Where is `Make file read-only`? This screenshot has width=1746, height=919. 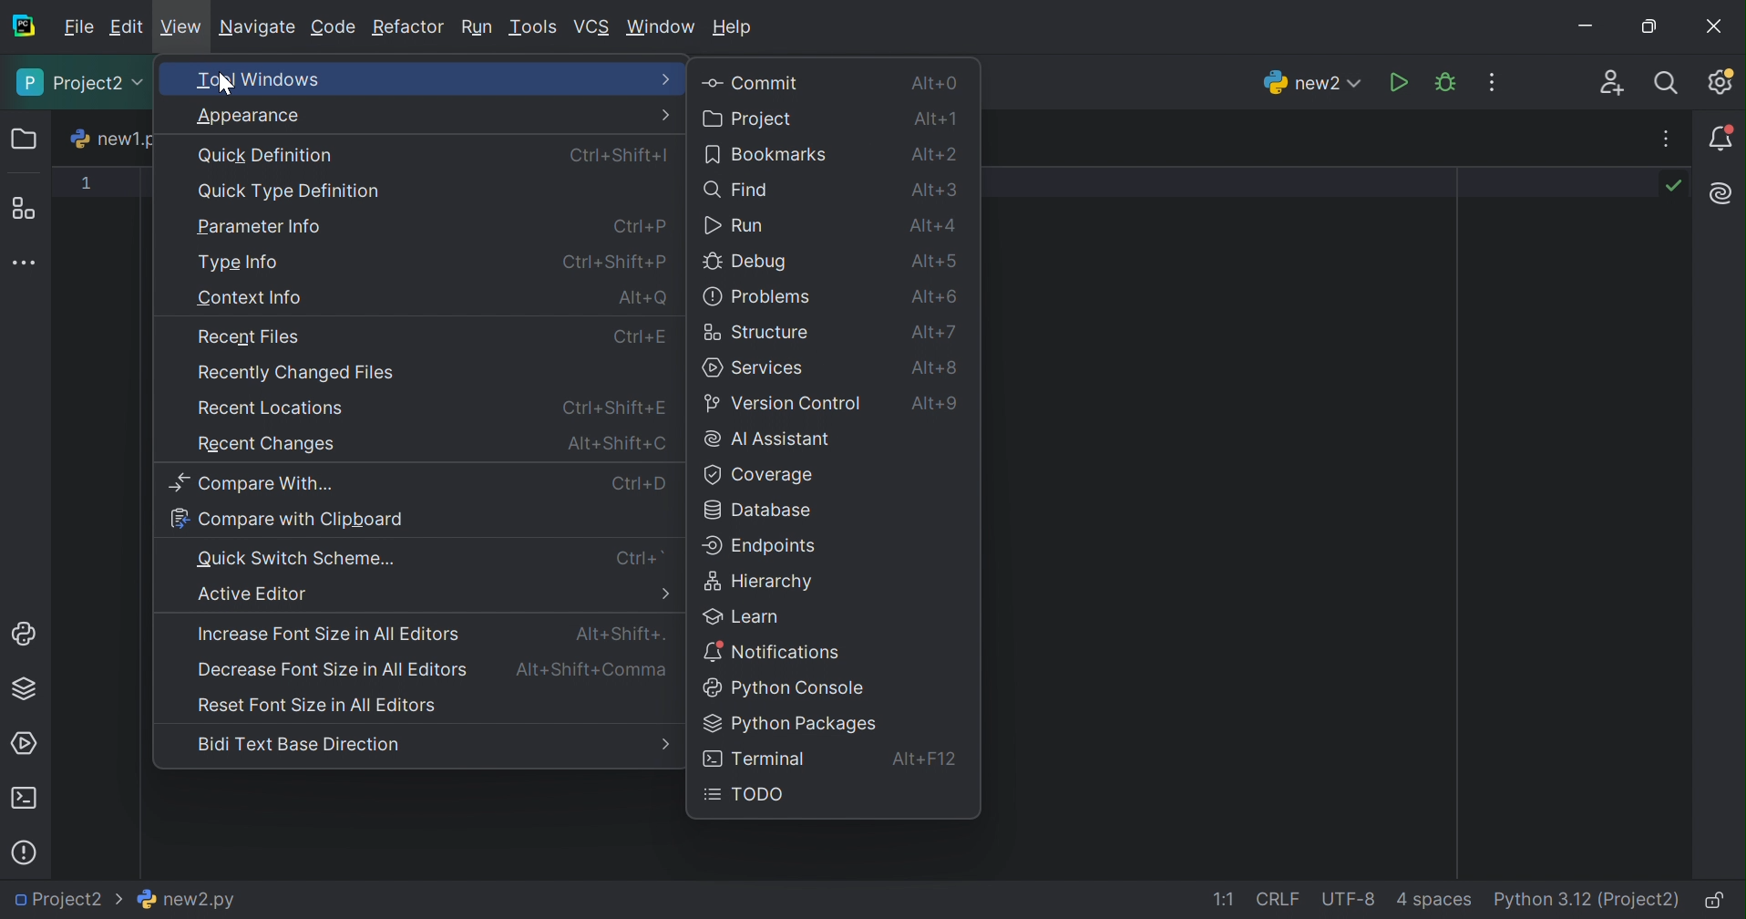 Make file read-only is located at coordinates (1713, 900).